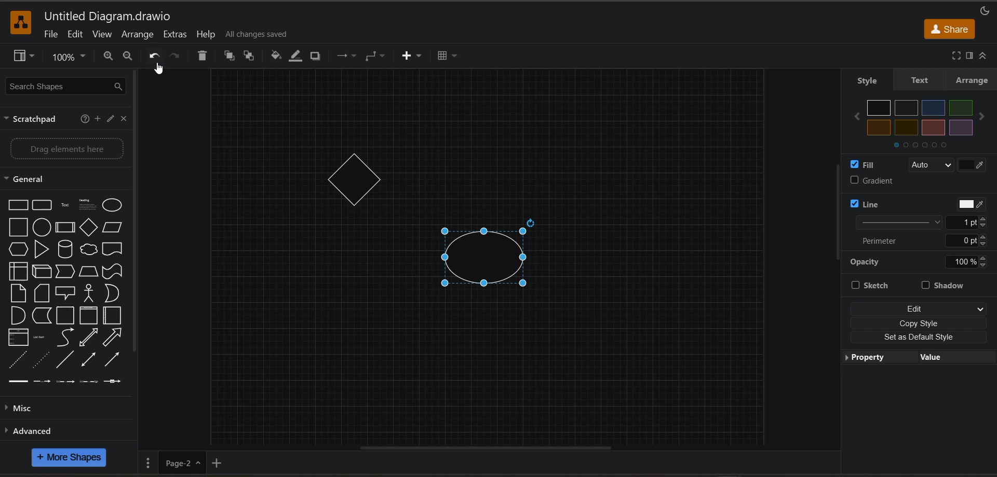 The image size is (997, 477). What do you see at coordinates (88, 316) in the screenshot?
I see `Vertical Container` at bounding box center [88, 316].